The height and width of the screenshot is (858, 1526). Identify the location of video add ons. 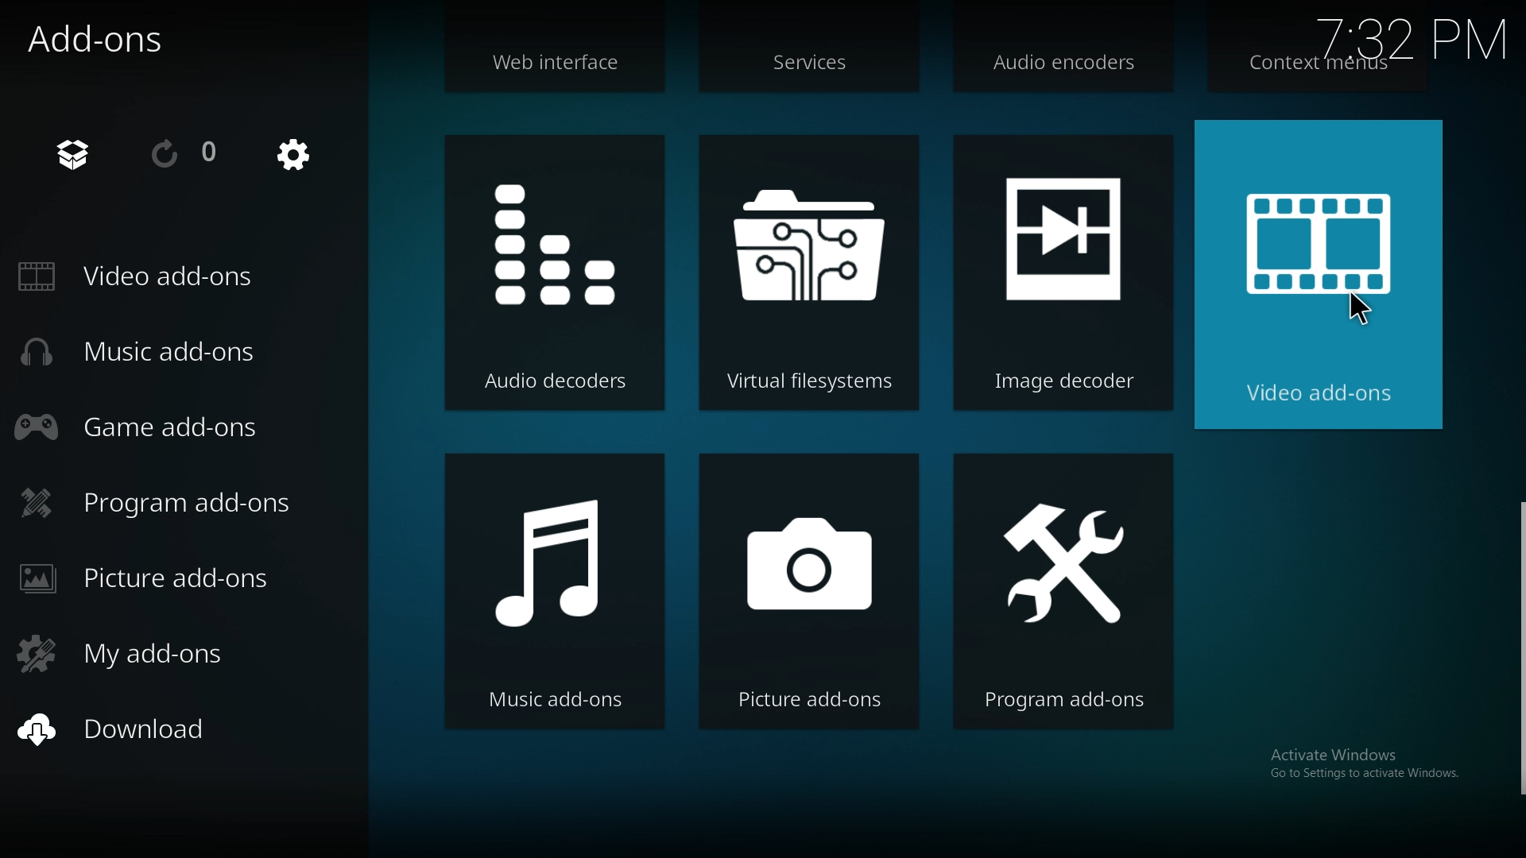
(1315, 275).